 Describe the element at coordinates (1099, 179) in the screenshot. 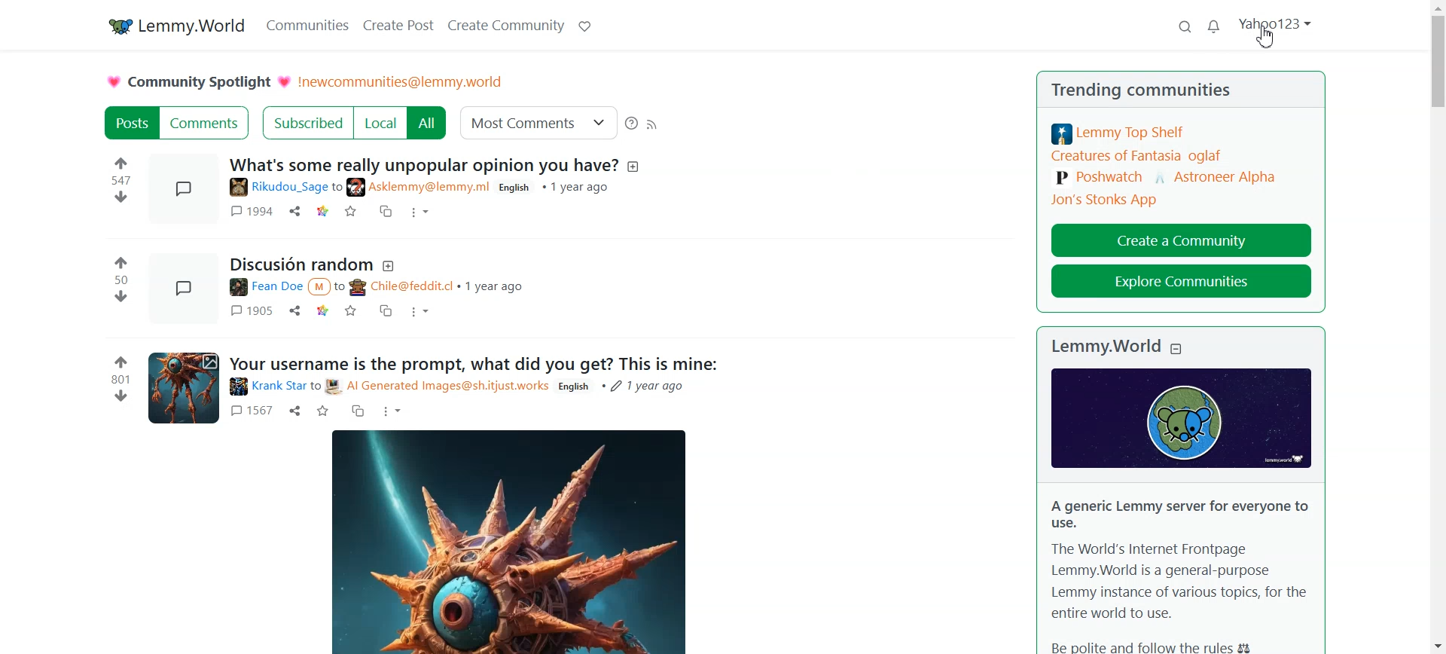

I see `Poshwatch` at that location.